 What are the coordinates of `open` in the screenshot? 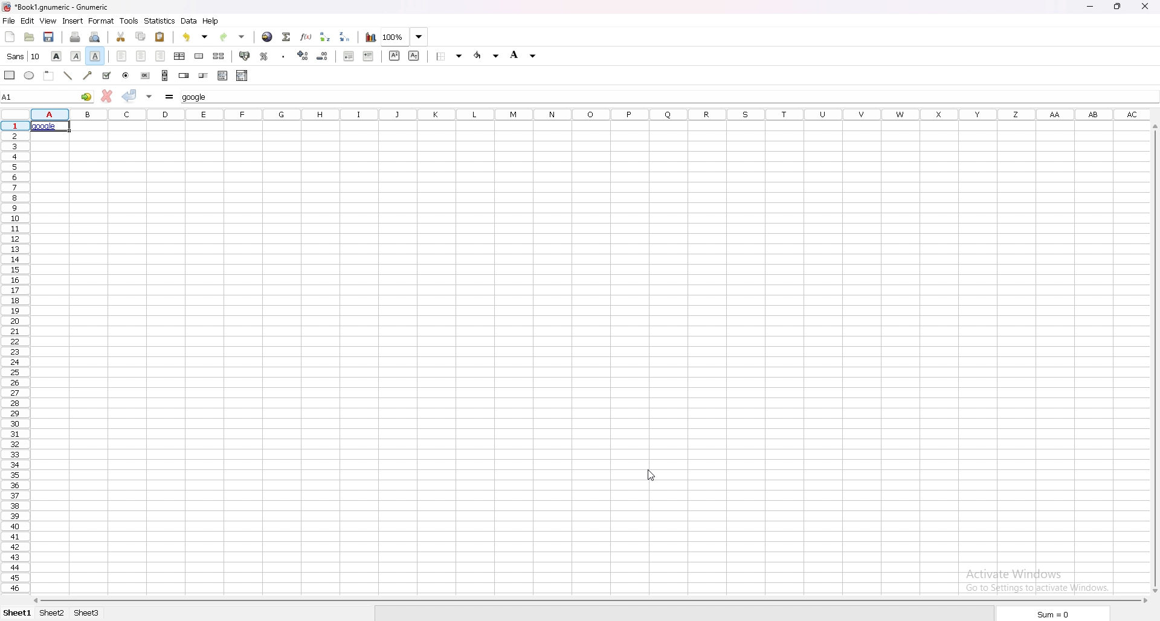 It's located at (31, 37).